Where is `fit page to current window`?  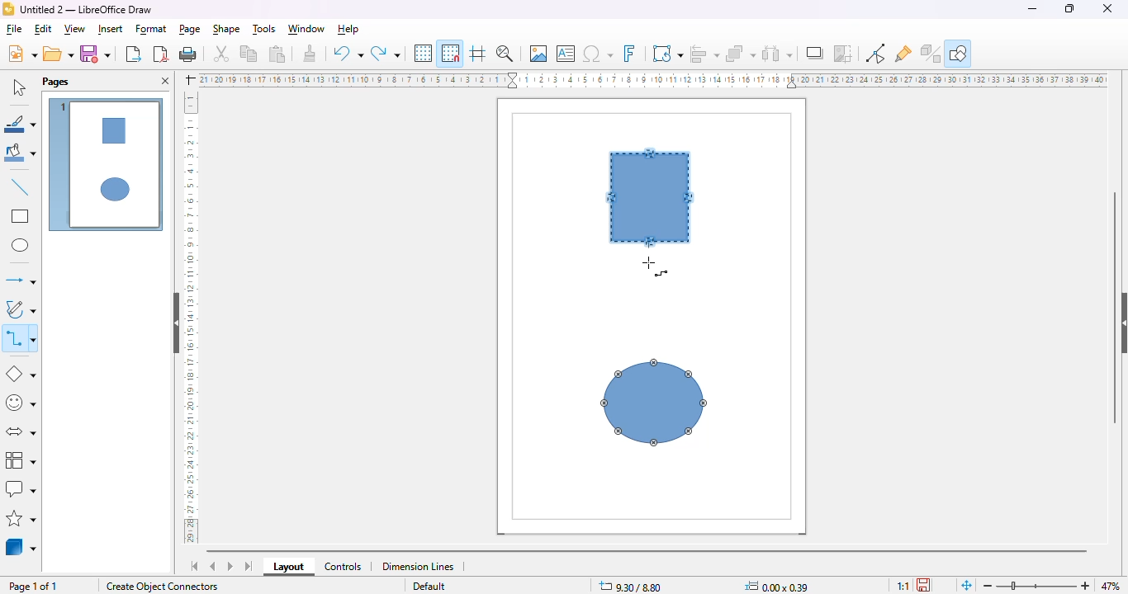 fit page to current window is located at coordinates (966, 585).